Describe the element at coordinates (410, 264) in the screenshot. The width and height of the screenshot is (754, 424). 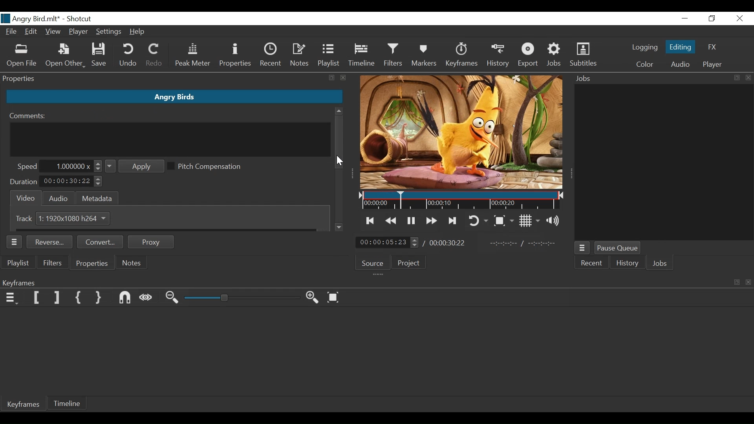
I see `Project` at that location.